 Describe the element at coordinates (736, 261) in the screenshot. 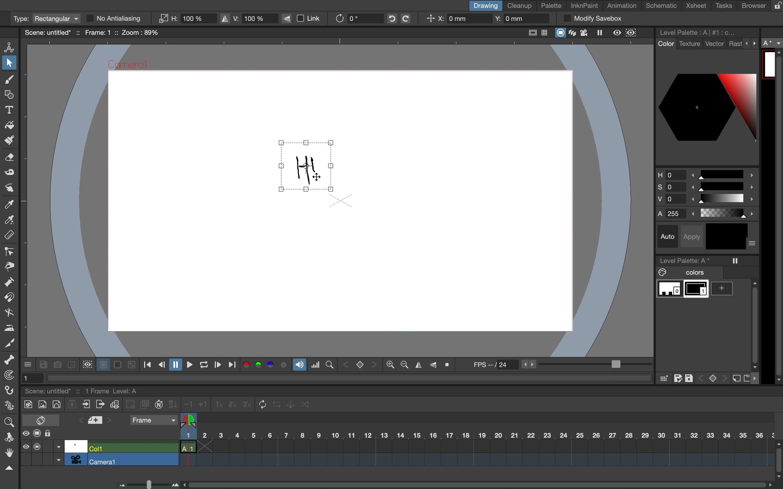

I see `freeze` at that location.